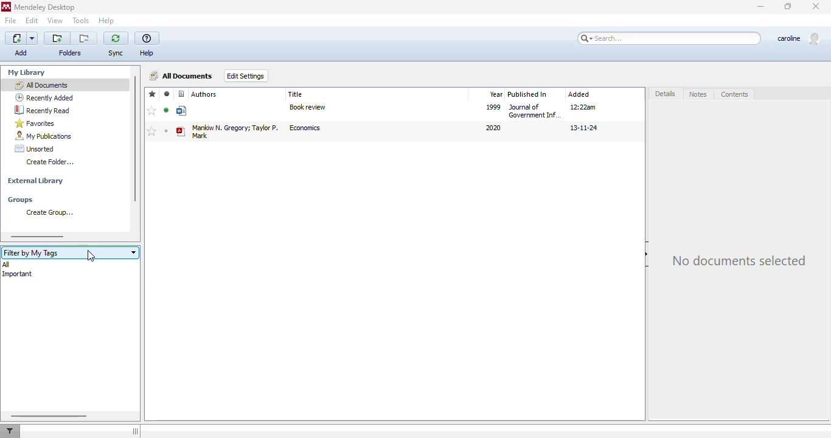 This screenshot has height=438, width=831. I want to click on recently added, so click(44, 97).